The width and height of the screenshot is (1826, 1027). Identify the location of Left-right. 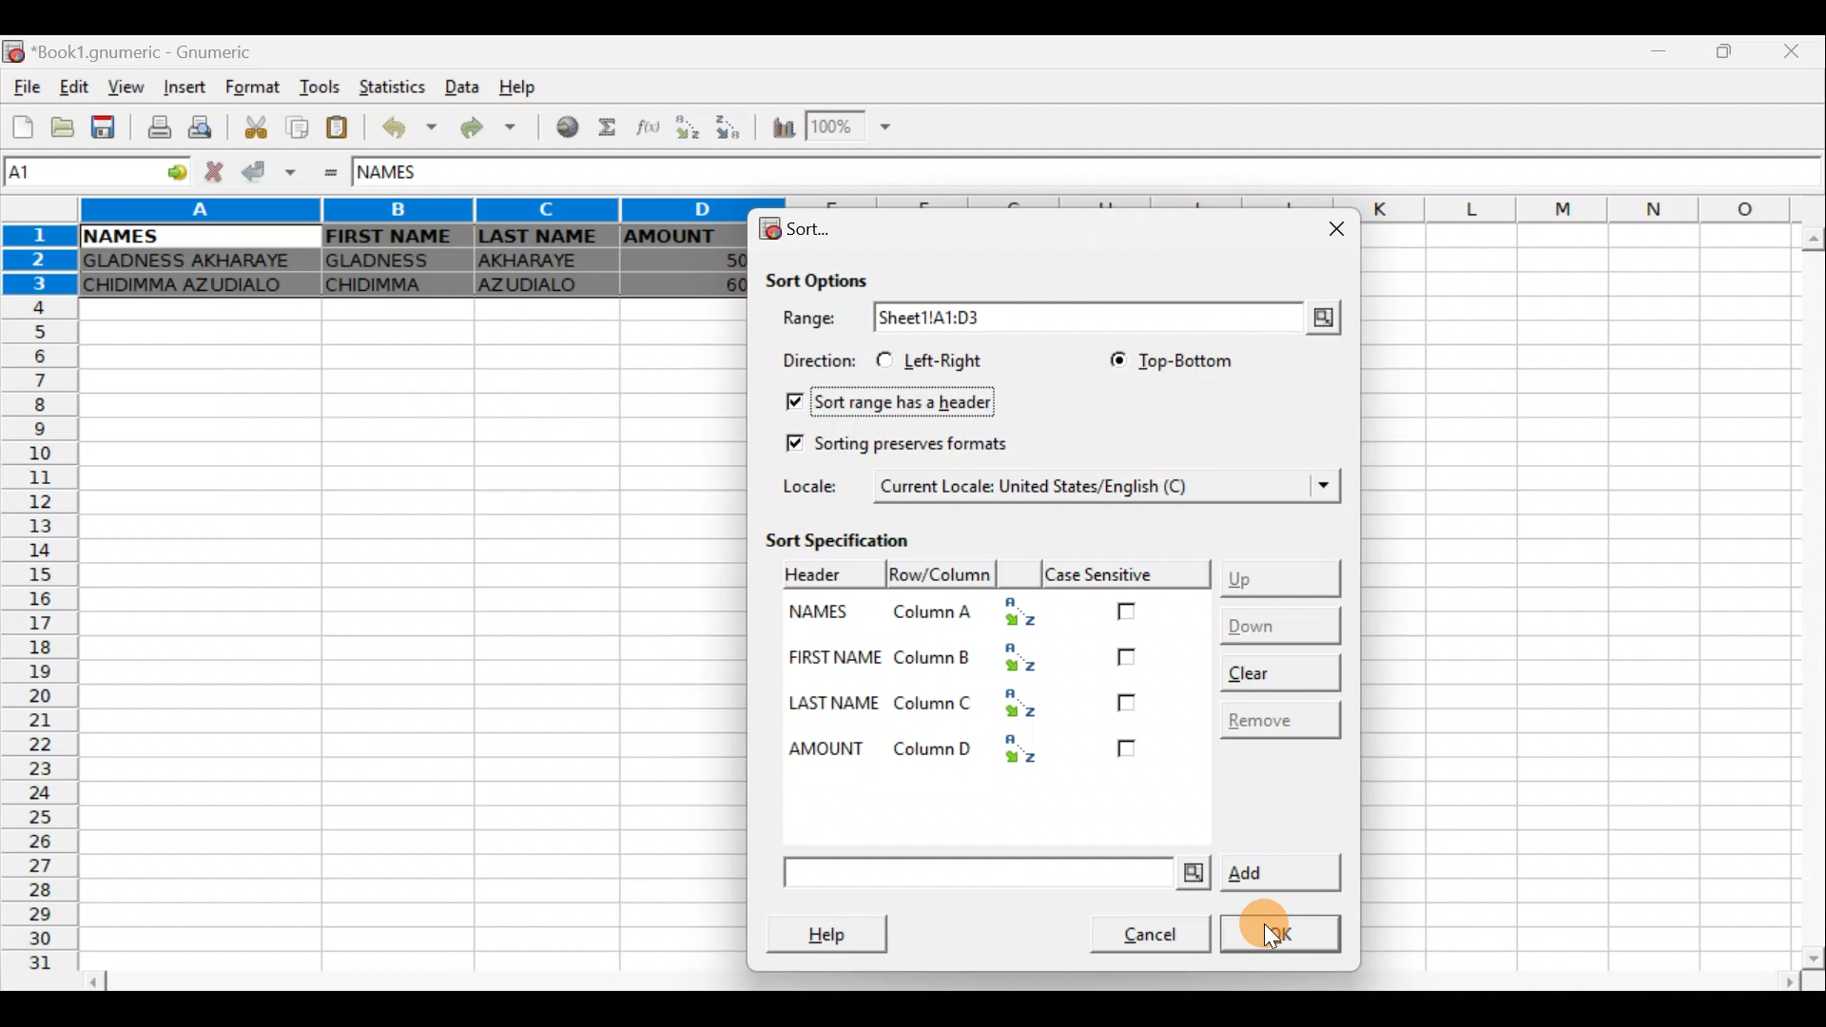
(938, 360).